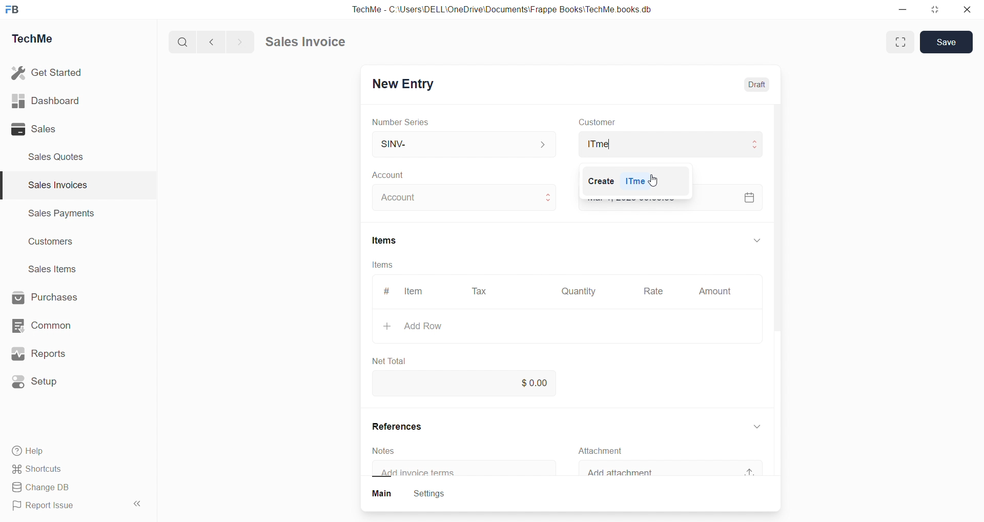 Image resolution: width=984 pixels, height=522 pixels. What do you see at coordinates (611, 123) in the screenshot?
I see `Customer` at bounding box center [611, 123].